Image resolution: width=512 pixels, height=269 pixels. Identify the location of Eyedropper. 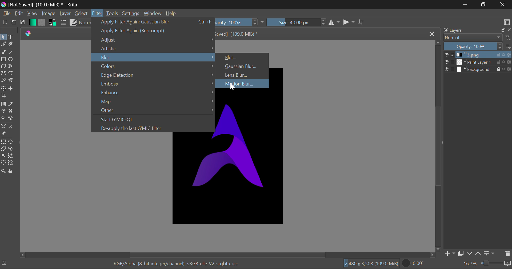
(12, 104).